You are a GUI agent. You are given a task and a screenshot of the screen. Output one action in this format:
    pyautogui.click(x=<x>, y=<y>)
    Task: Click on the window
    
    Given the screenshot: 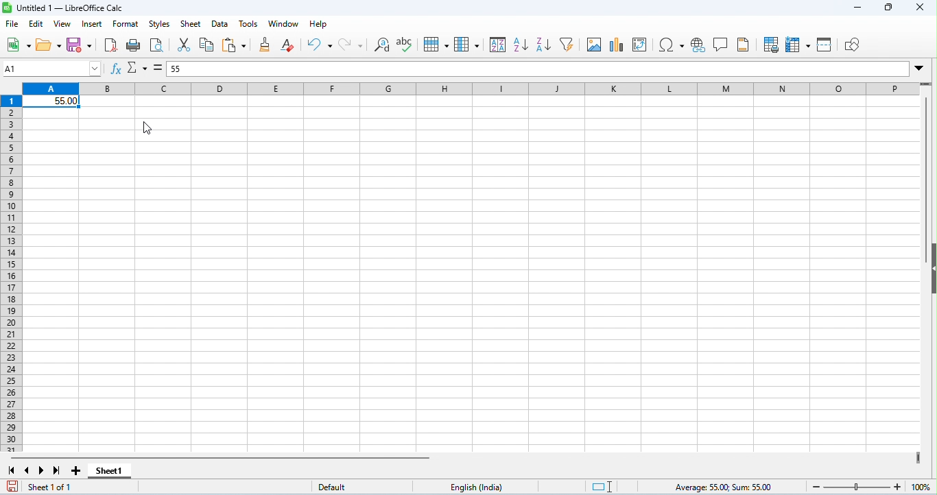 What is the action you would take?
    pyautogui.click(x=283, y=24)
    